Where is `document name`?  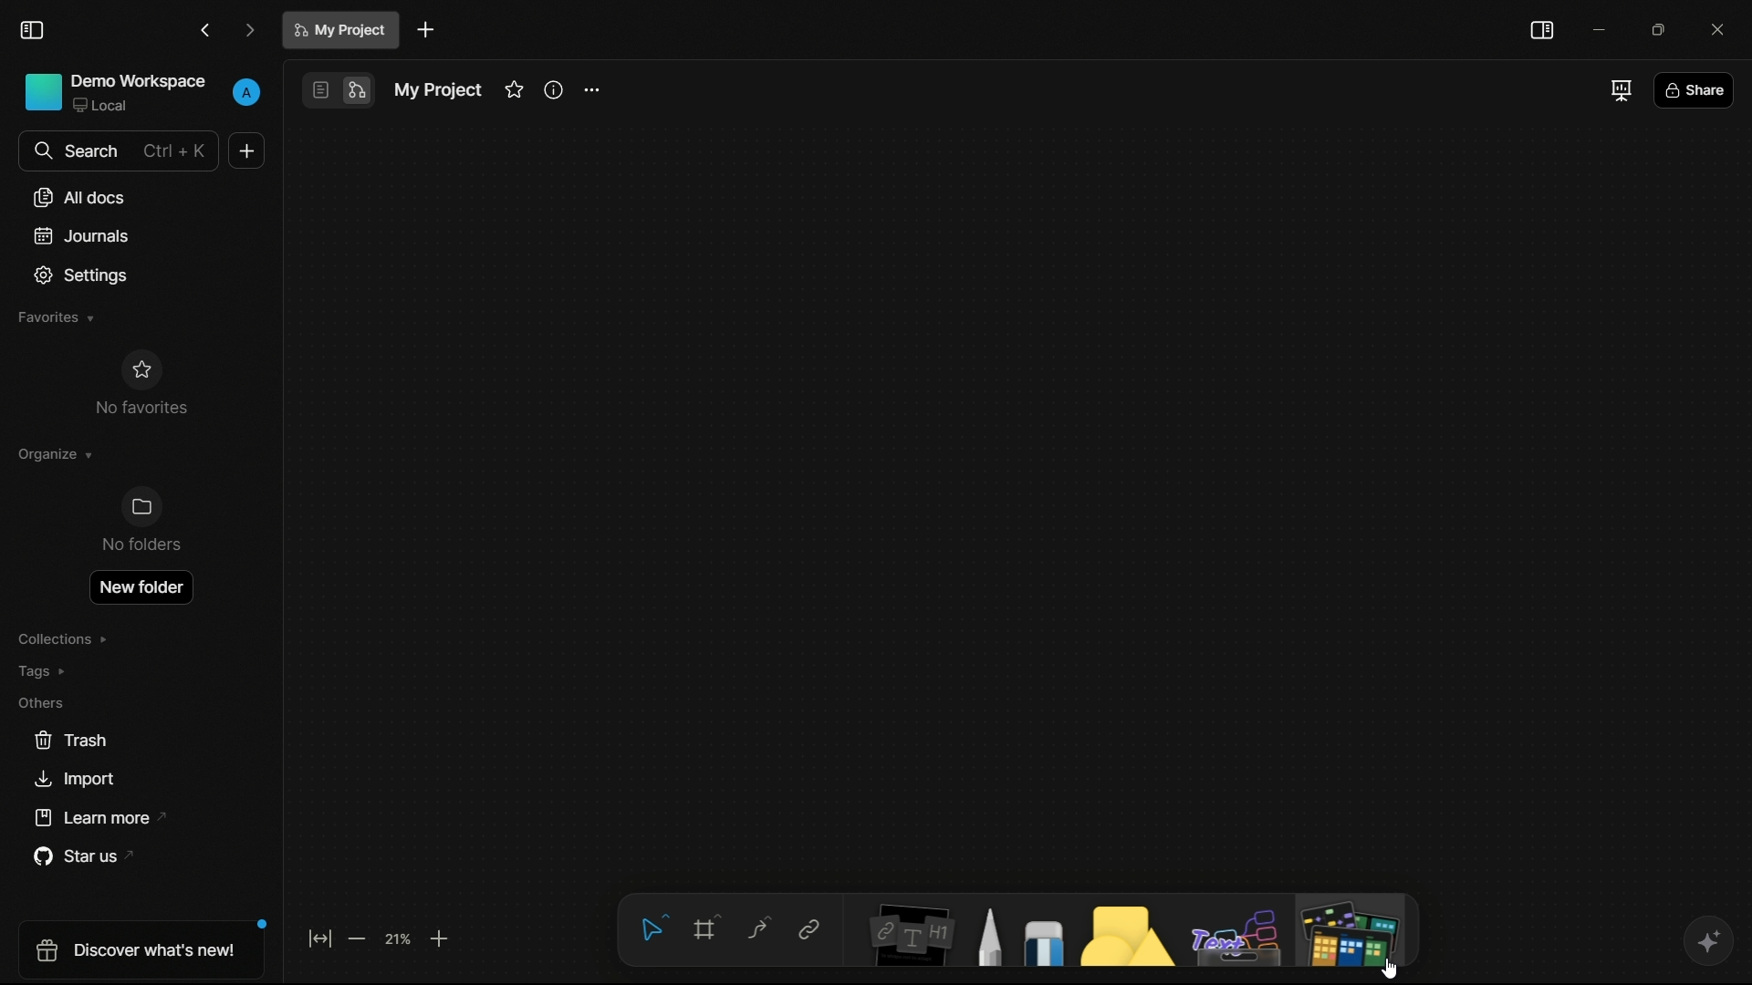 document name is located at coordinates (340, 30).